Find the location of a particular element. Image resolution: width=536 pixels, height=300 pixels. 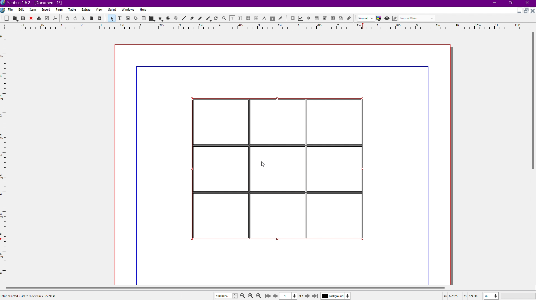

Edit Contents of Frame is located at coordinates (233, 18).